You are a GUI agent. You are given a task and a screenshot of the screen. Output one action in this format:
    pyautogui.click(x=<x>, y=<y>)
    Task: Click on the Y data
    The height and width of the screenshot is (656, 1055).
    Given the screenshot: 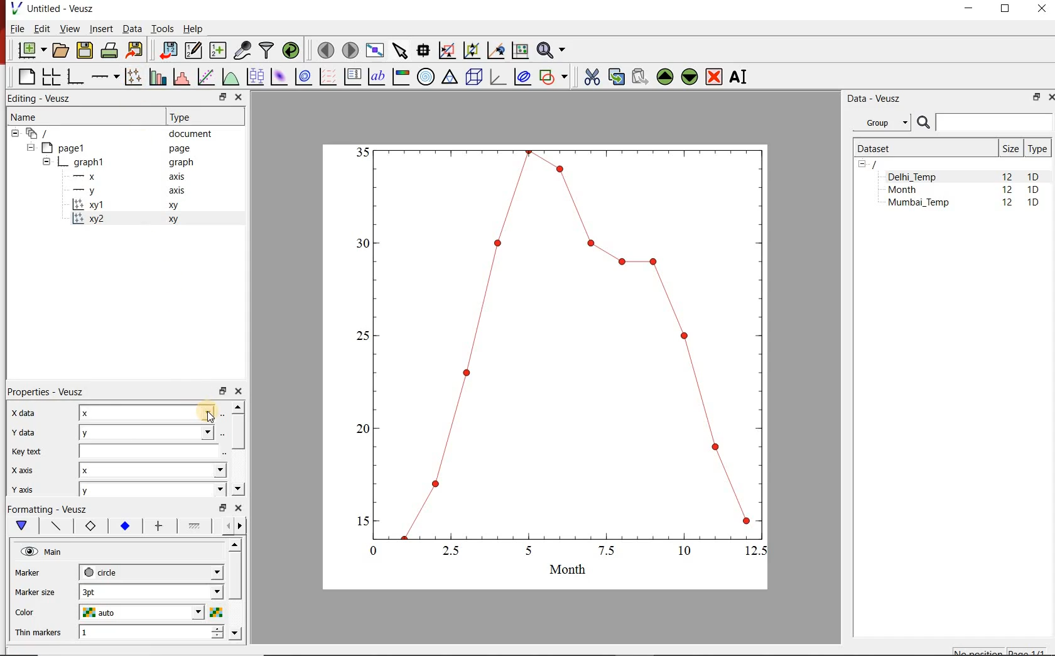 What is the action you would take?
    pyautogui.click(x=22, y=432)
    